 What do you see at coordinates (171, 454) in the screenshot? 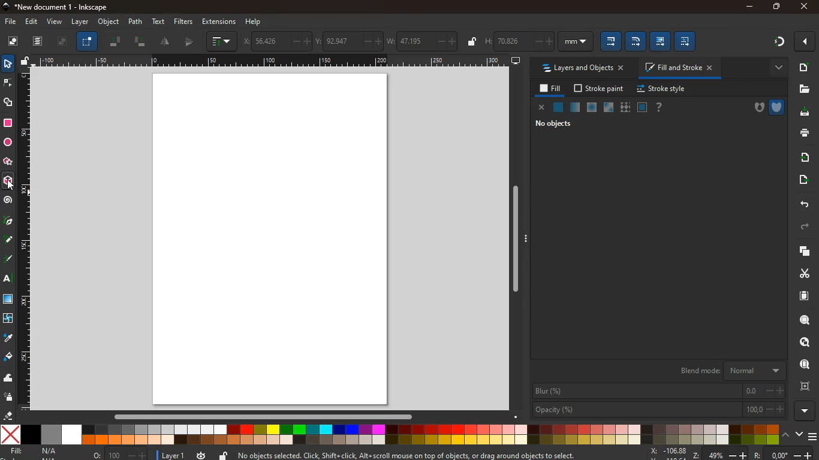
I see `layer` at bounding box center [171, 454].